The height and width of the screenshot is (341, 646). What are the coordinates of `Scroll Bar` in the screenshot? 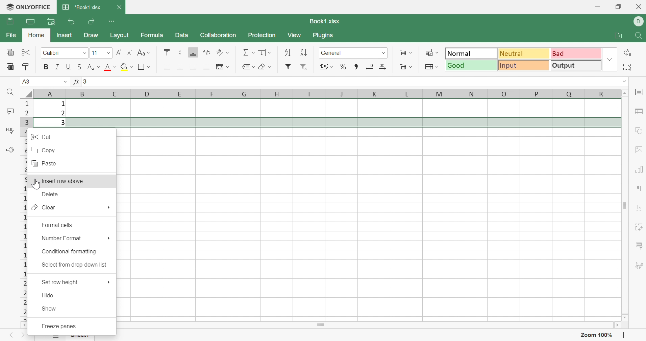 It's located at (366, 324).